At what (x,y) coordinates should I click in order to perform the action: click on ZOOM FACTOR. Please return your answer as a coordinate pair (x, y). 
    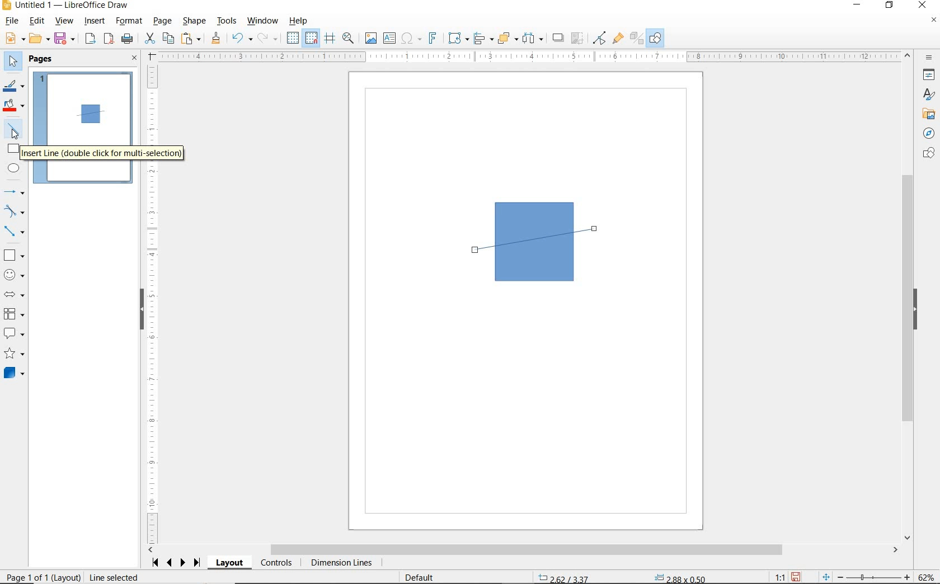
    Looking at the image, I should click on (925, 577).